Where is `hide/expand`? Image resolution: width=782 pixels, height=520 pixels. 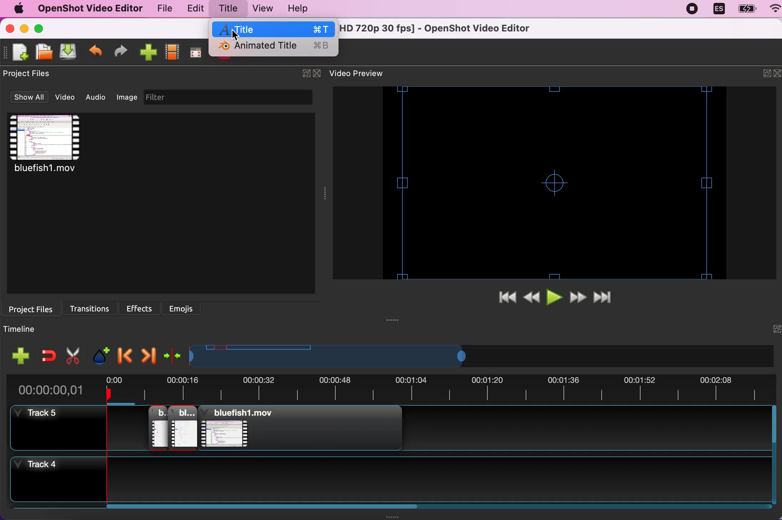 hide/expand is located at coordinates (773, 329).